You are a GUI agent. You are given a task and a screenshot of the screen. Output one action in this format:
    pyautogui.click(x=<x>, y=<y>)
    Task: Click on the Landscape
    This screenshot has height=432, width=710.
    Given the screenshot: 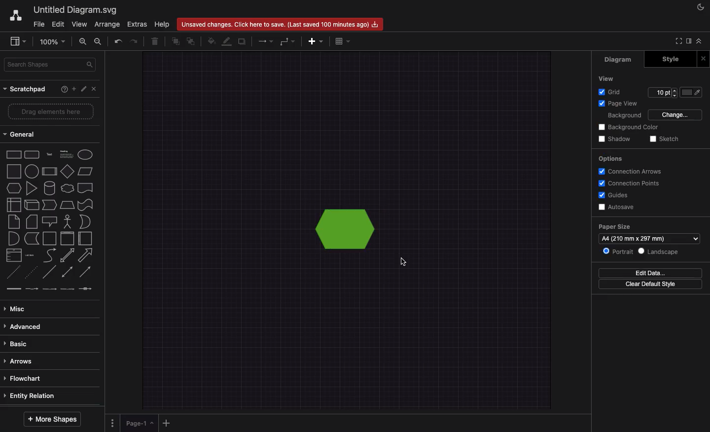 What is the action you would take?
    pyautogui.click(x=664, y=252)
    